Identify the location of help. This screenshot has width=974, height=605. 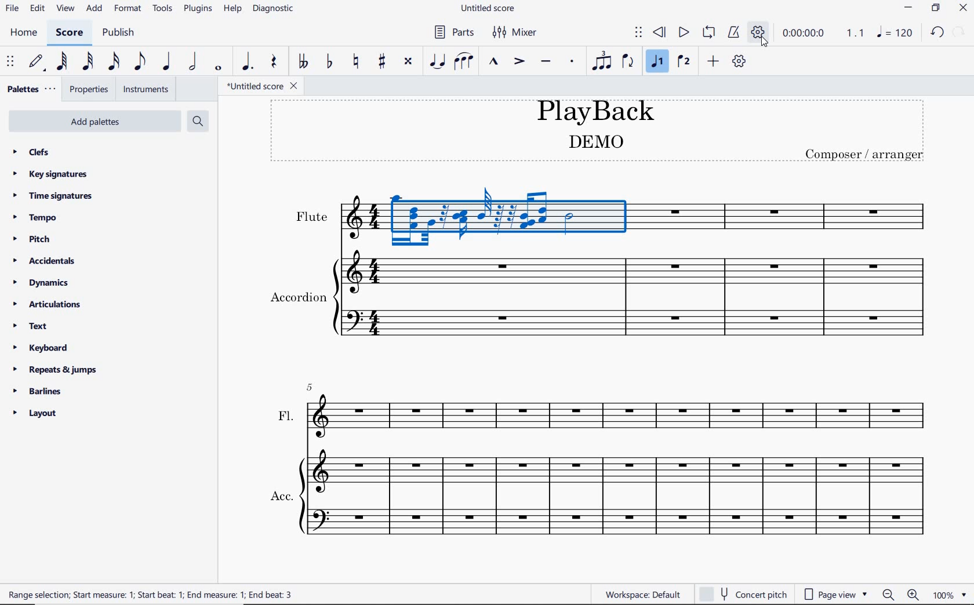
(232, 9).